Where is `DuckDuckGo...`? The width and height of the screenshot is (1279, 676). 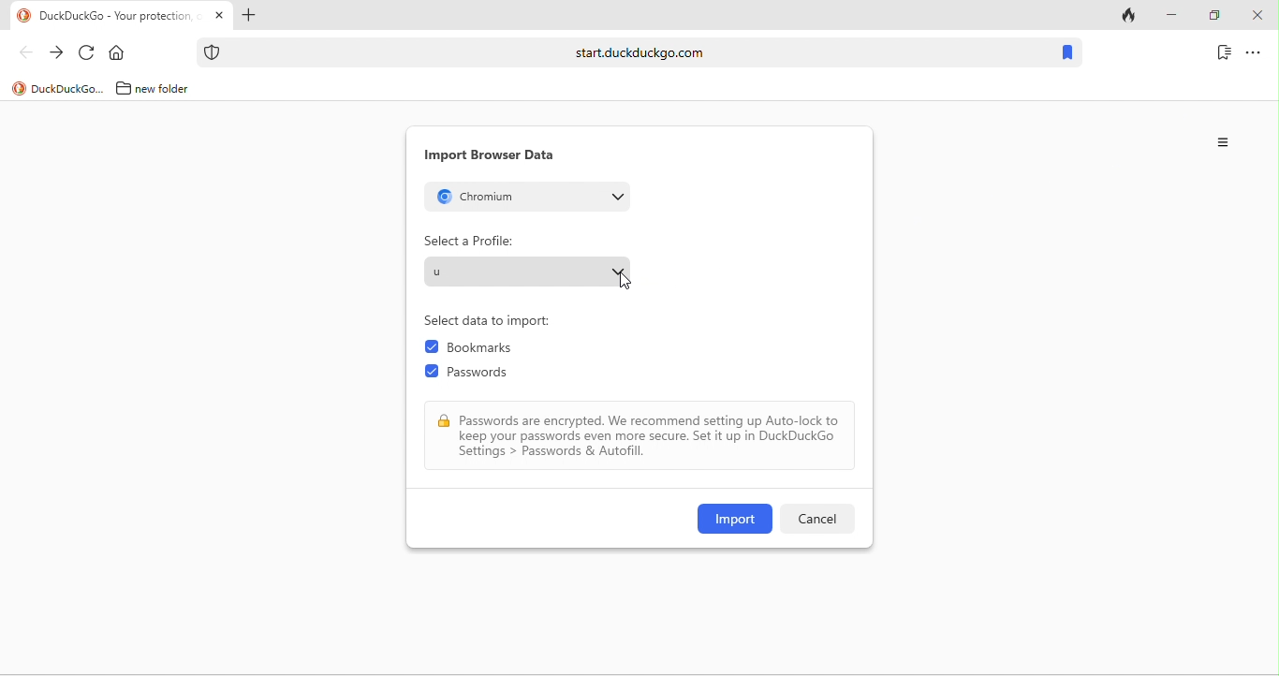
DuckDuckGo... is located at coordinates (68, 88).